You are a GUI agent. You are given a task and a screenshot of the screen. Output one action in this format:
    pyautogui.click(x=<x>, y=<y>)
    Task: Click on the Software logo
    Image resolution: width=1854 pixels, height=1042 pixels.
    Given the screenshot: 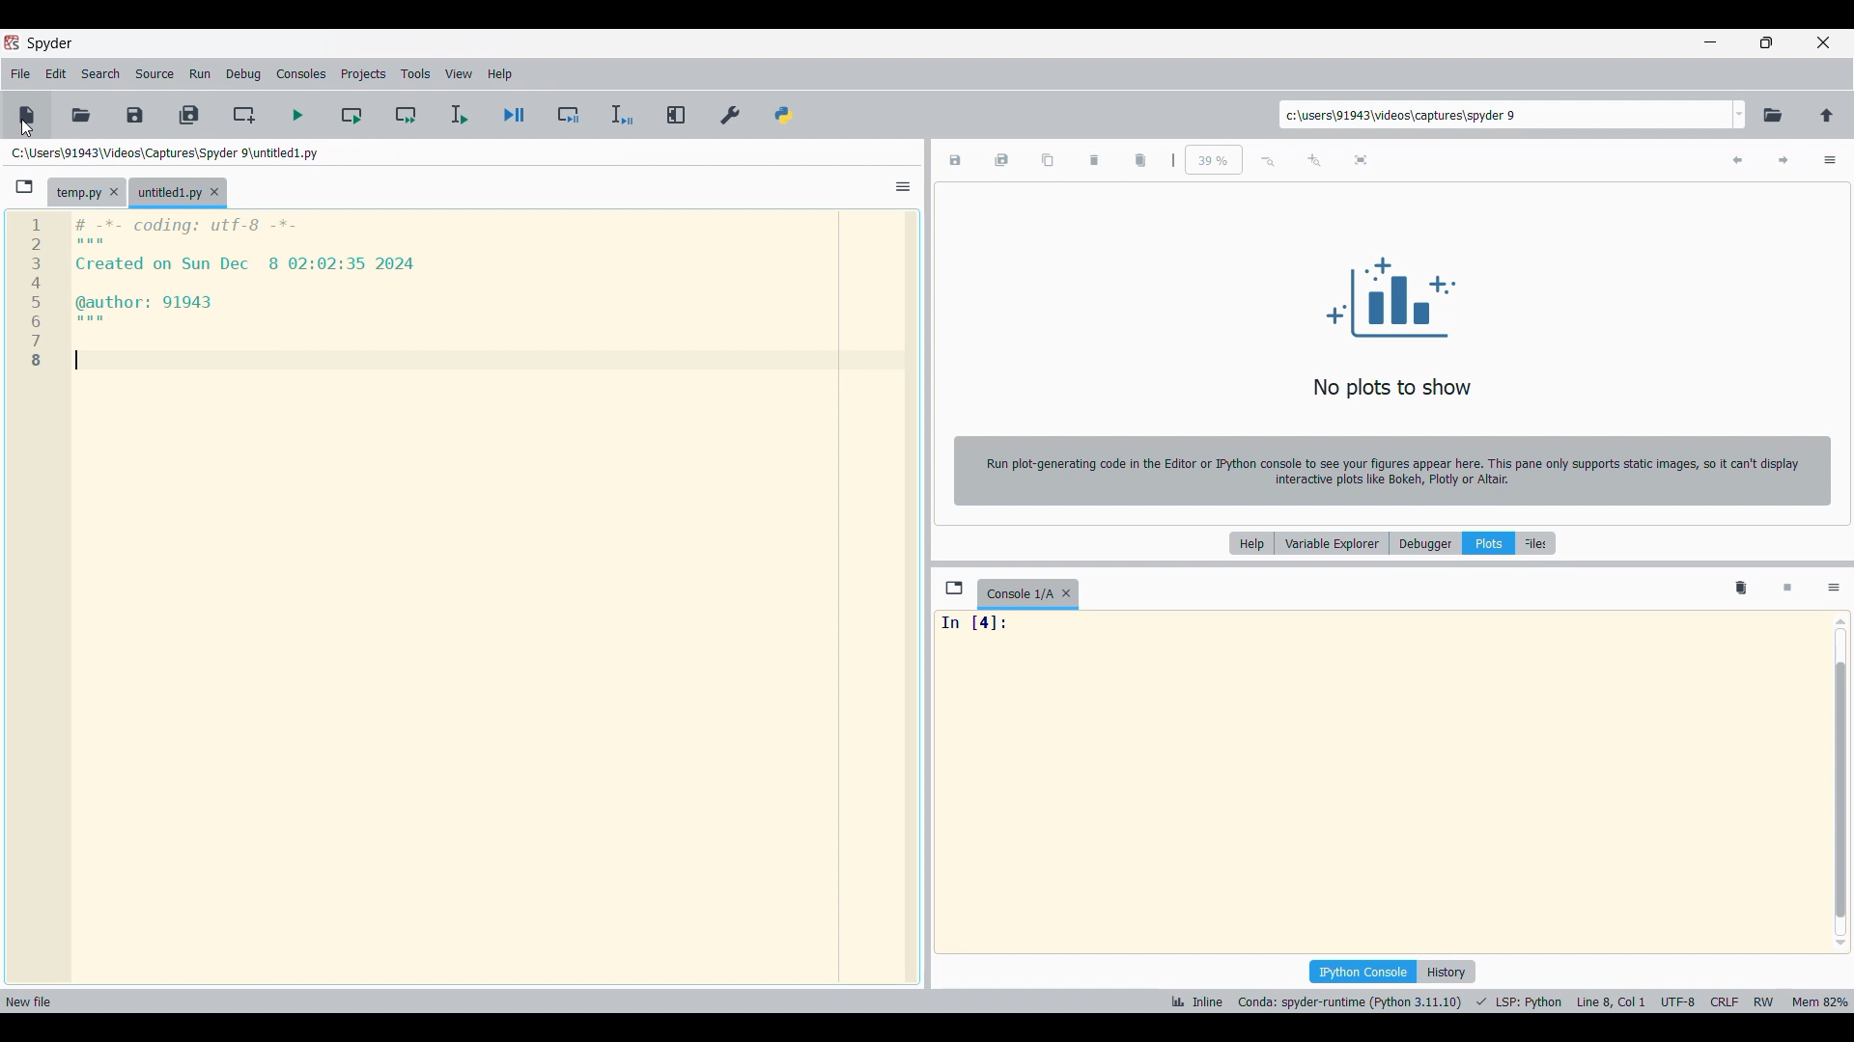 What is the action you would take?
    pyautogui.click(x=12, y=42)
    